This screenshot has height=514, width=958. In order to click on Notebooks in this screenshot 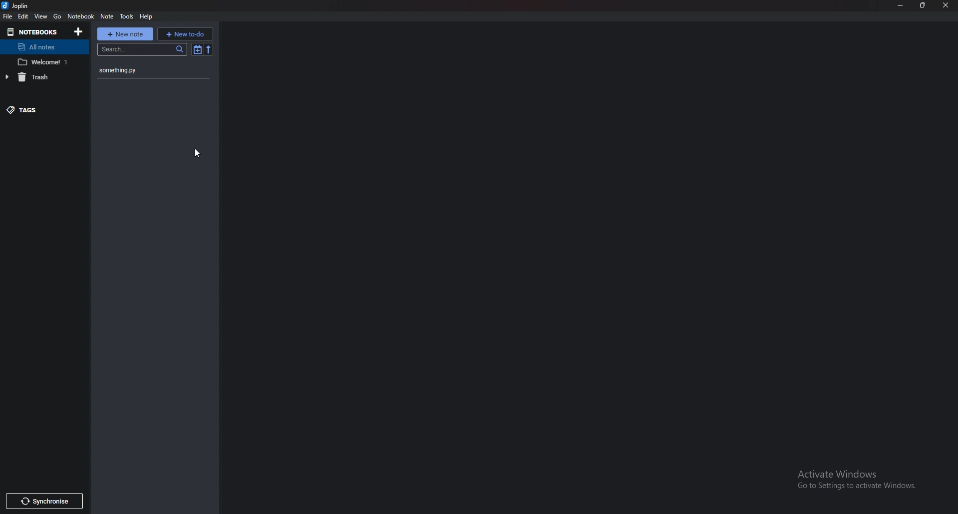, I will do `click(33, 32)`.